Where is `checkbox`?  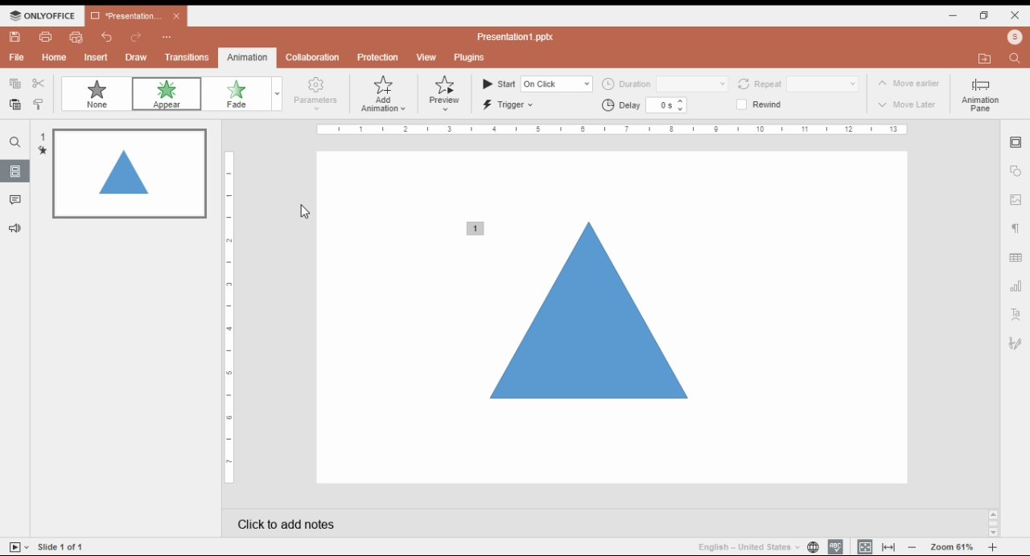
checkbox is located at coordinates (743, 104).